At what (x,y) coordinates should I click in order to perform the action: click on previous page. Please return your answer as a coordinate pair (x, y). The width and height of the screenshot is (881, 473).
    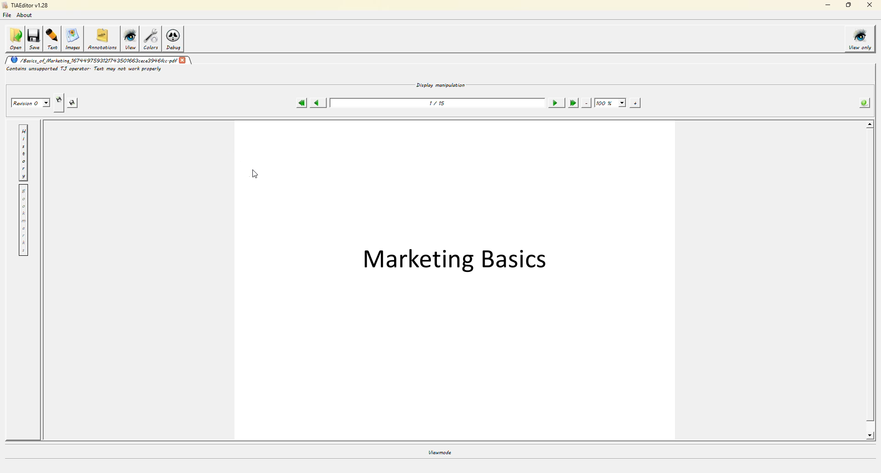
    Looking at the image, I should click on (318, 102).